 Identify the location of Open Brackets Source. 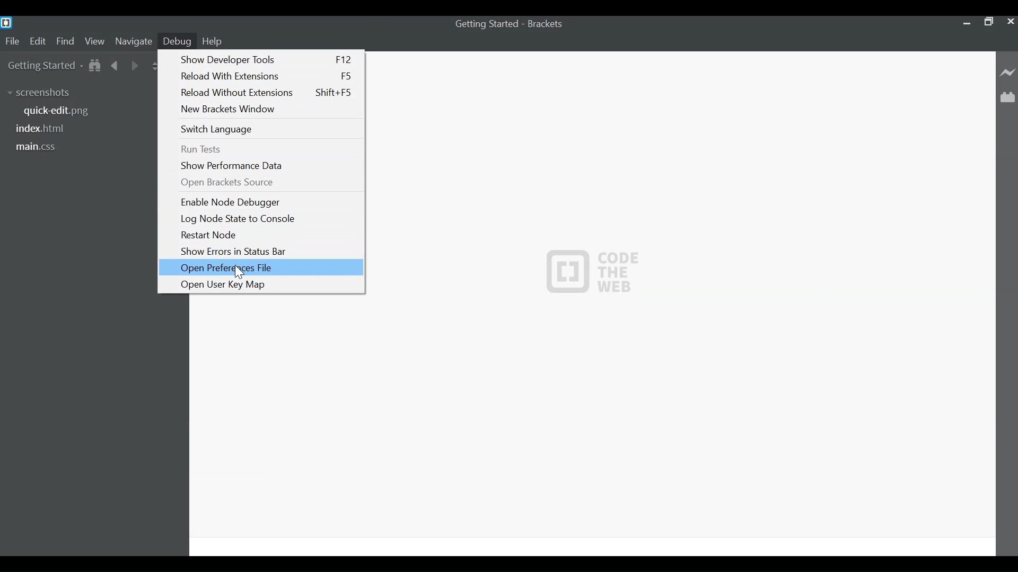
(268, 183).